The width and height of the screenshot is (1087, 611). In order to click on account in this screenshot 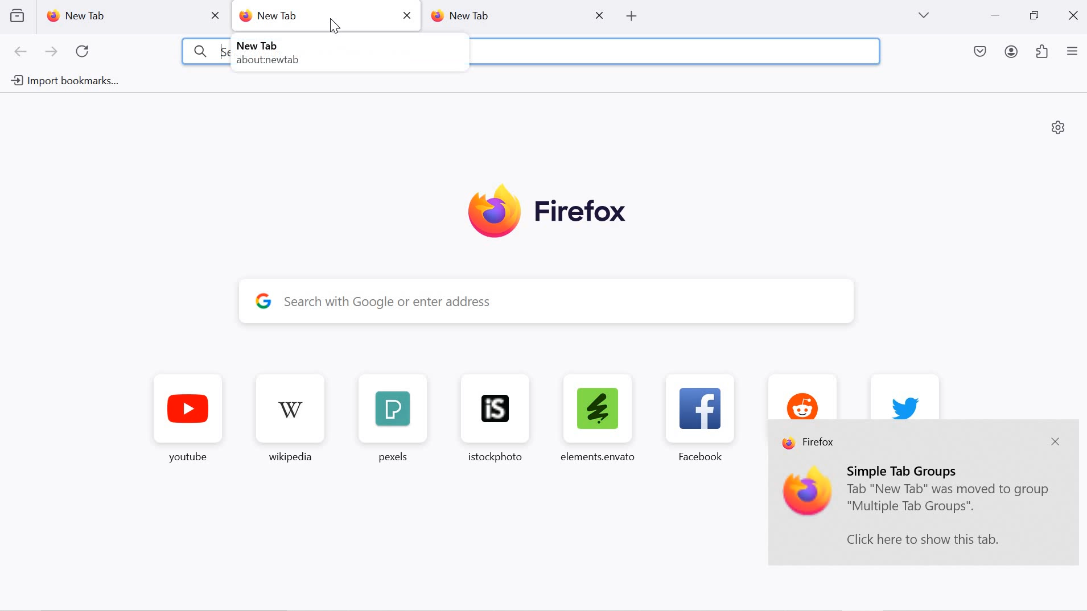, I will do `click(1013, 53)`.